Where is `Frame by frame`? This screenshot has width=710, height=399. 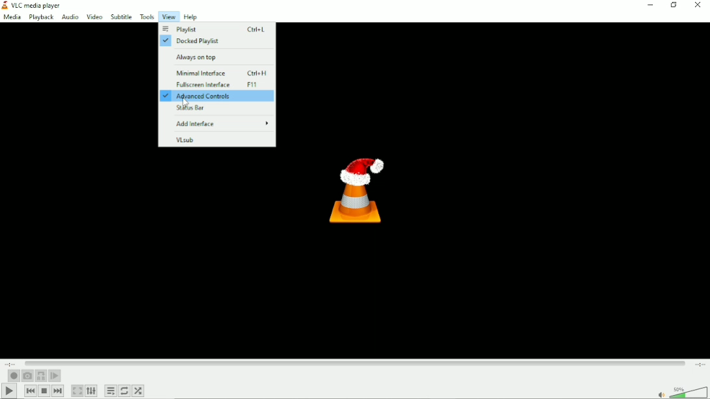 Frame by frame is located at coordinates (55, 376).